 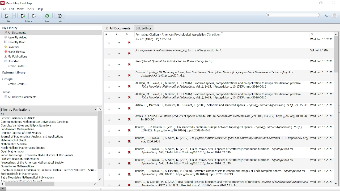 I want to click on citation, so click(x=222, y=118).